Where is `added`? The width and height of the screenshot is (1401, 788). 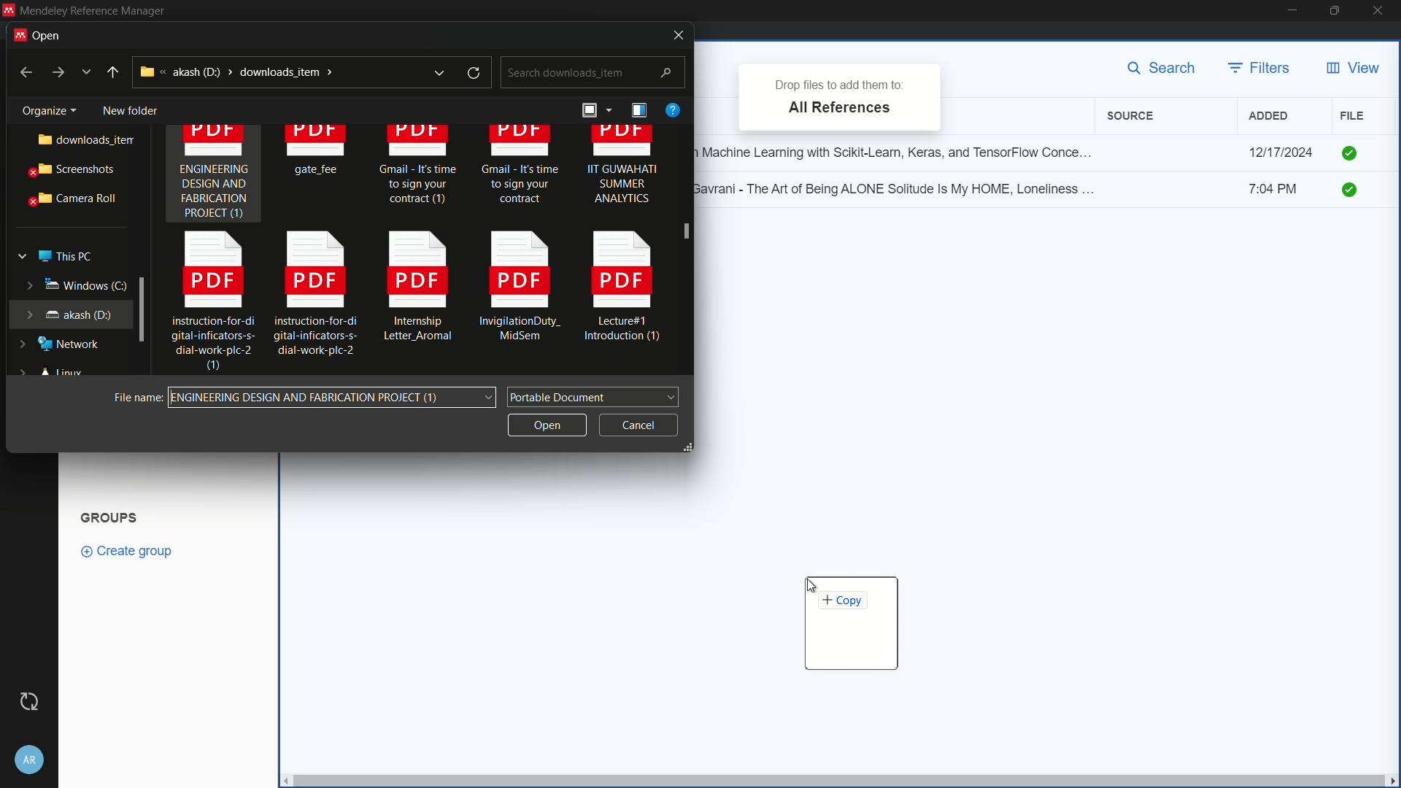 added is located at coordinates (1269, 116).